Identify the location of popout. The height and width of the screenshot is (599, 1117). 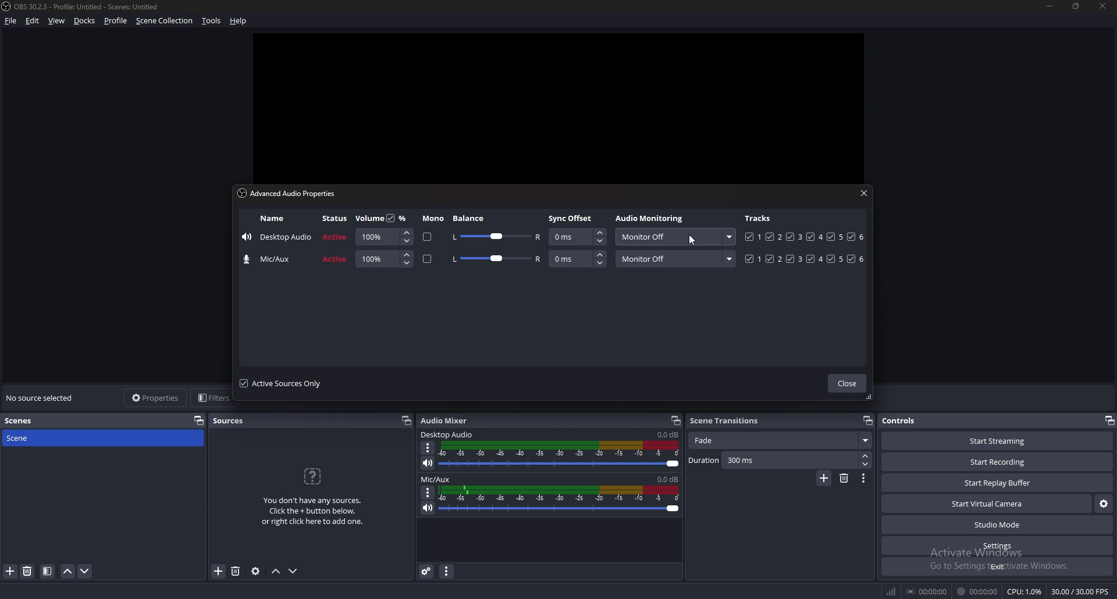
(405, 421).